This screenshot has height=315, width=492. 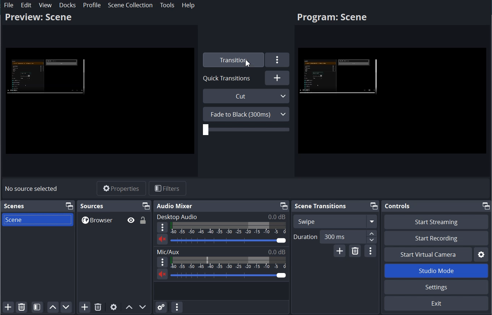 I want to click on Maximize, so click(x=374, y=206).